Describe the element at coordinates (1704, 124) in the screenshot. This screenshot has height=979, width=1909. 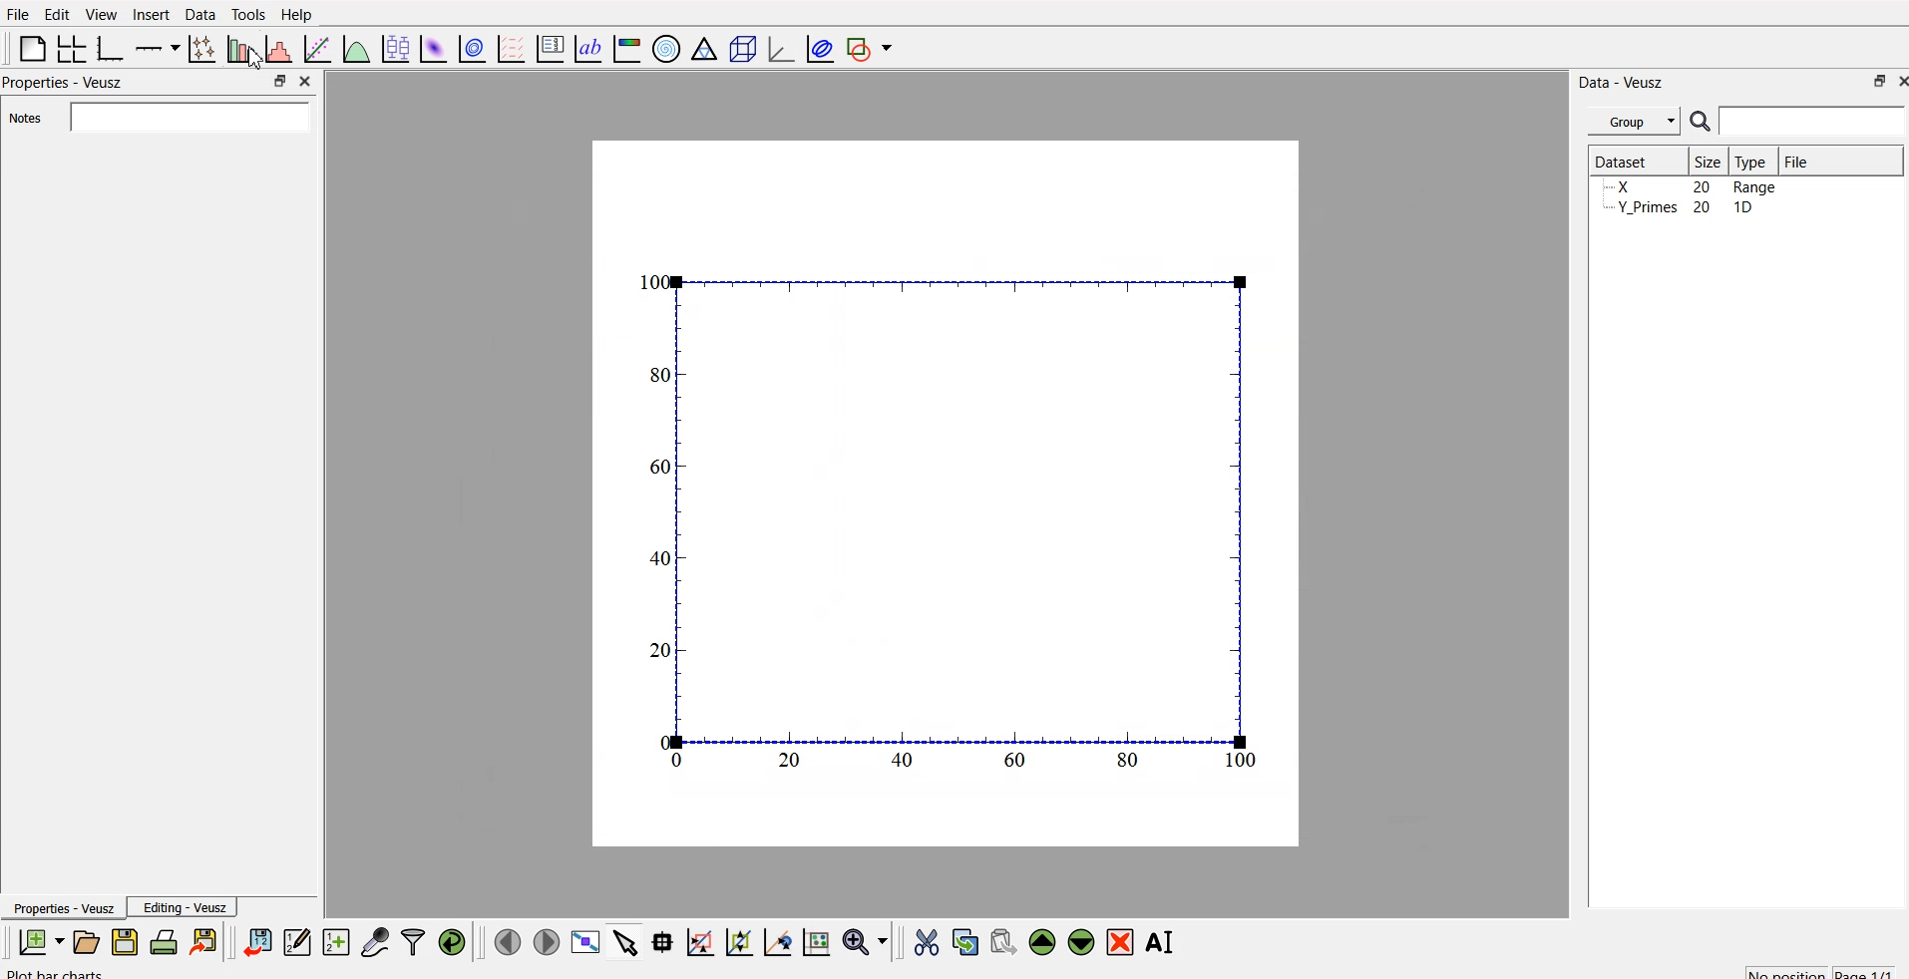
I see `search icon` at that location.